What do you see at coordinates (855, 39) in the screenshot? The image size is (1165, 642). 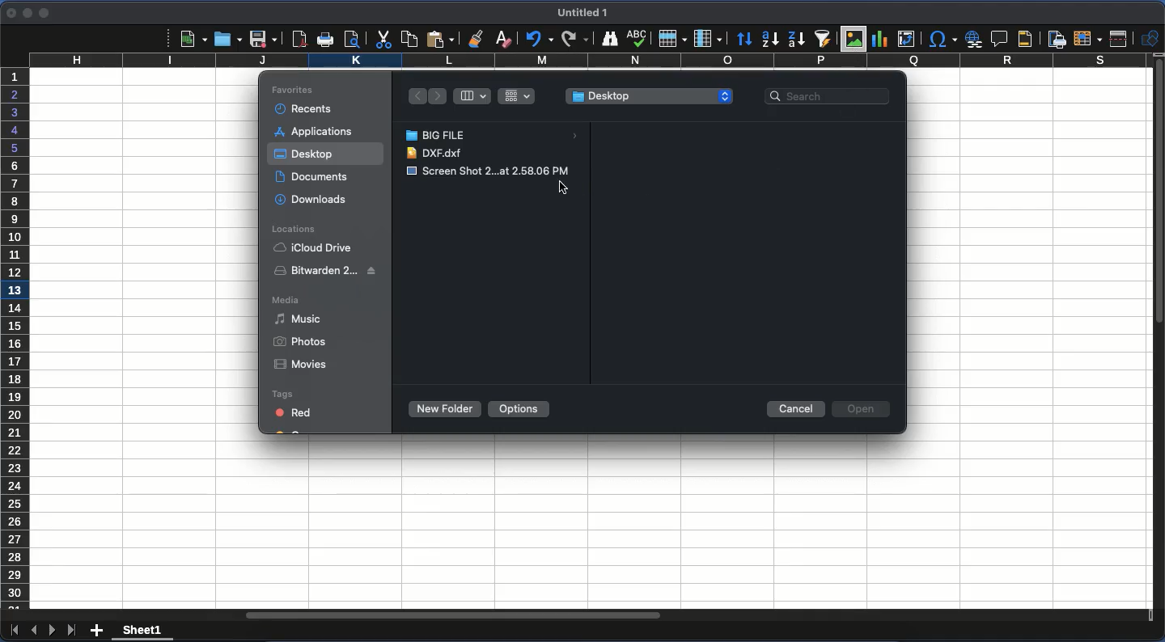 I see `image` at bounding box center [855, 39].